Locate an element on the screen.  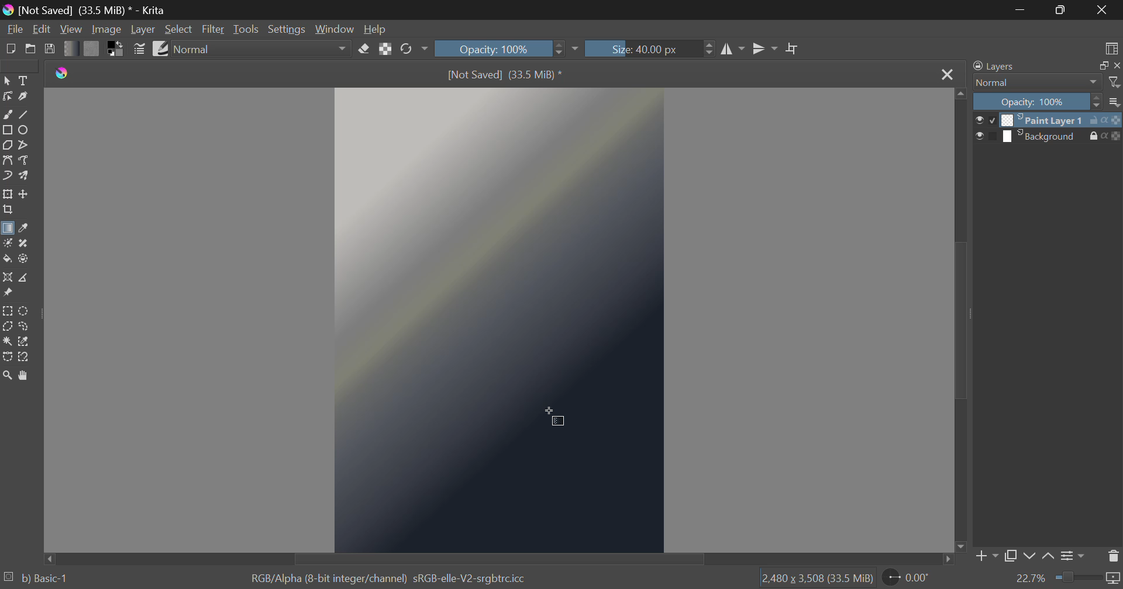
Opacity: 100% is located at coordinates (505, 48).